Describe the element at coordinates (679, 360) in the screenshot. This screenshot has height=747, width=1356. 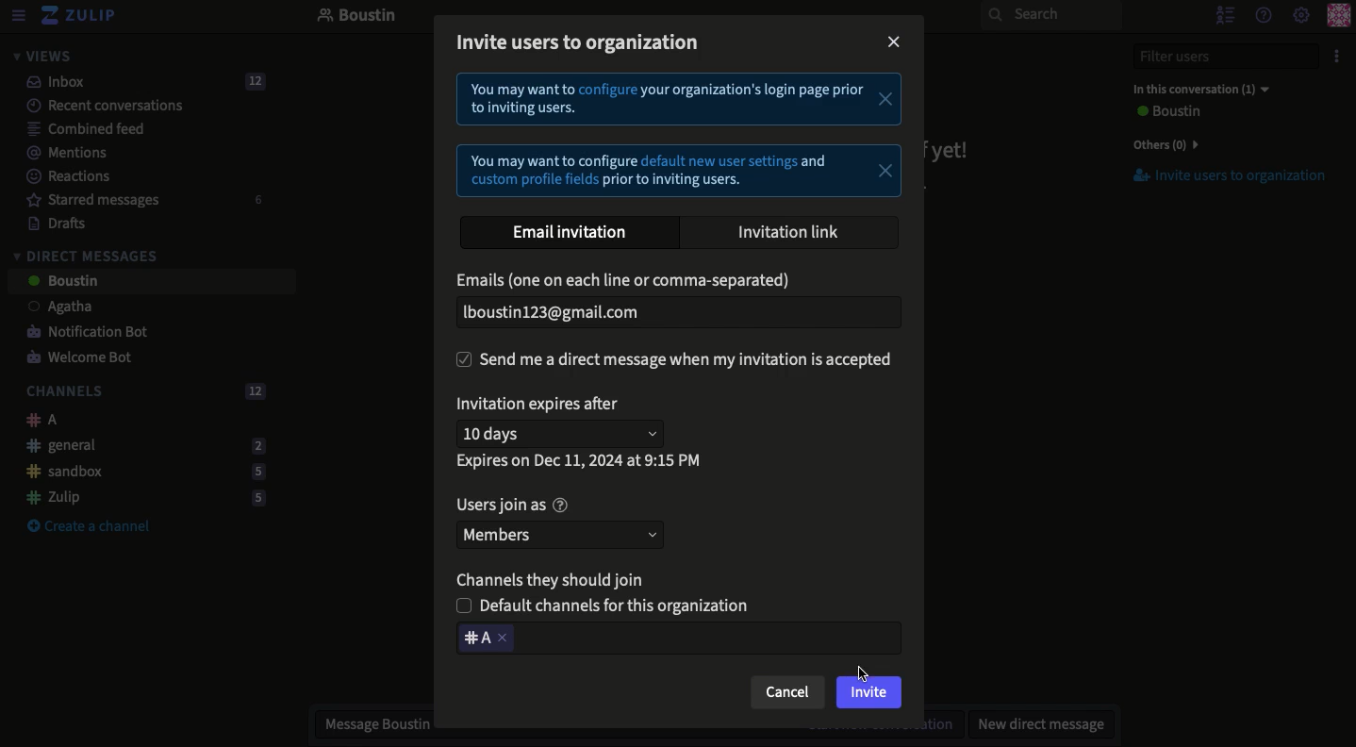
I see `Send DM when invitation is accepted` at that location.